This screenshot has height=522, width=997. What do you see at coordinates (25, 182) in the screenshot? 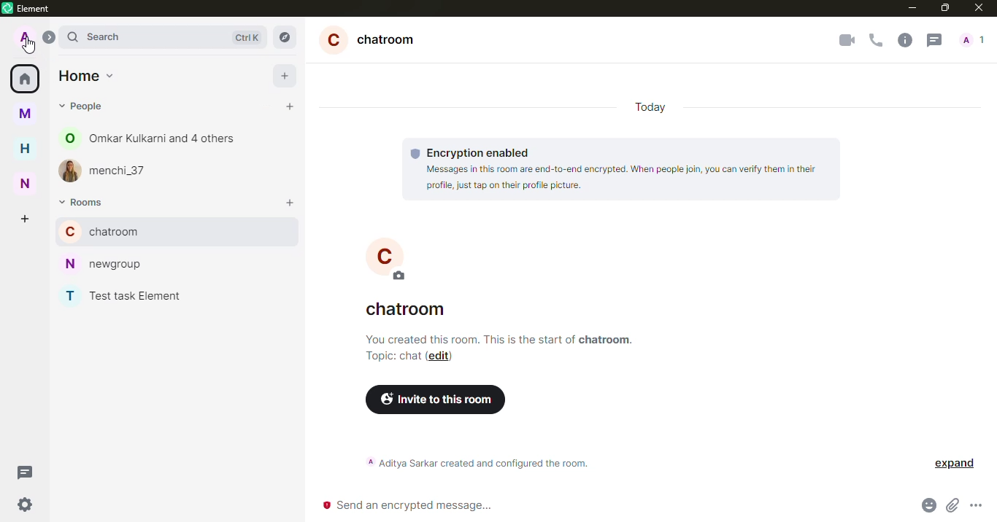
I see `n` at bounding box center [25, 182].